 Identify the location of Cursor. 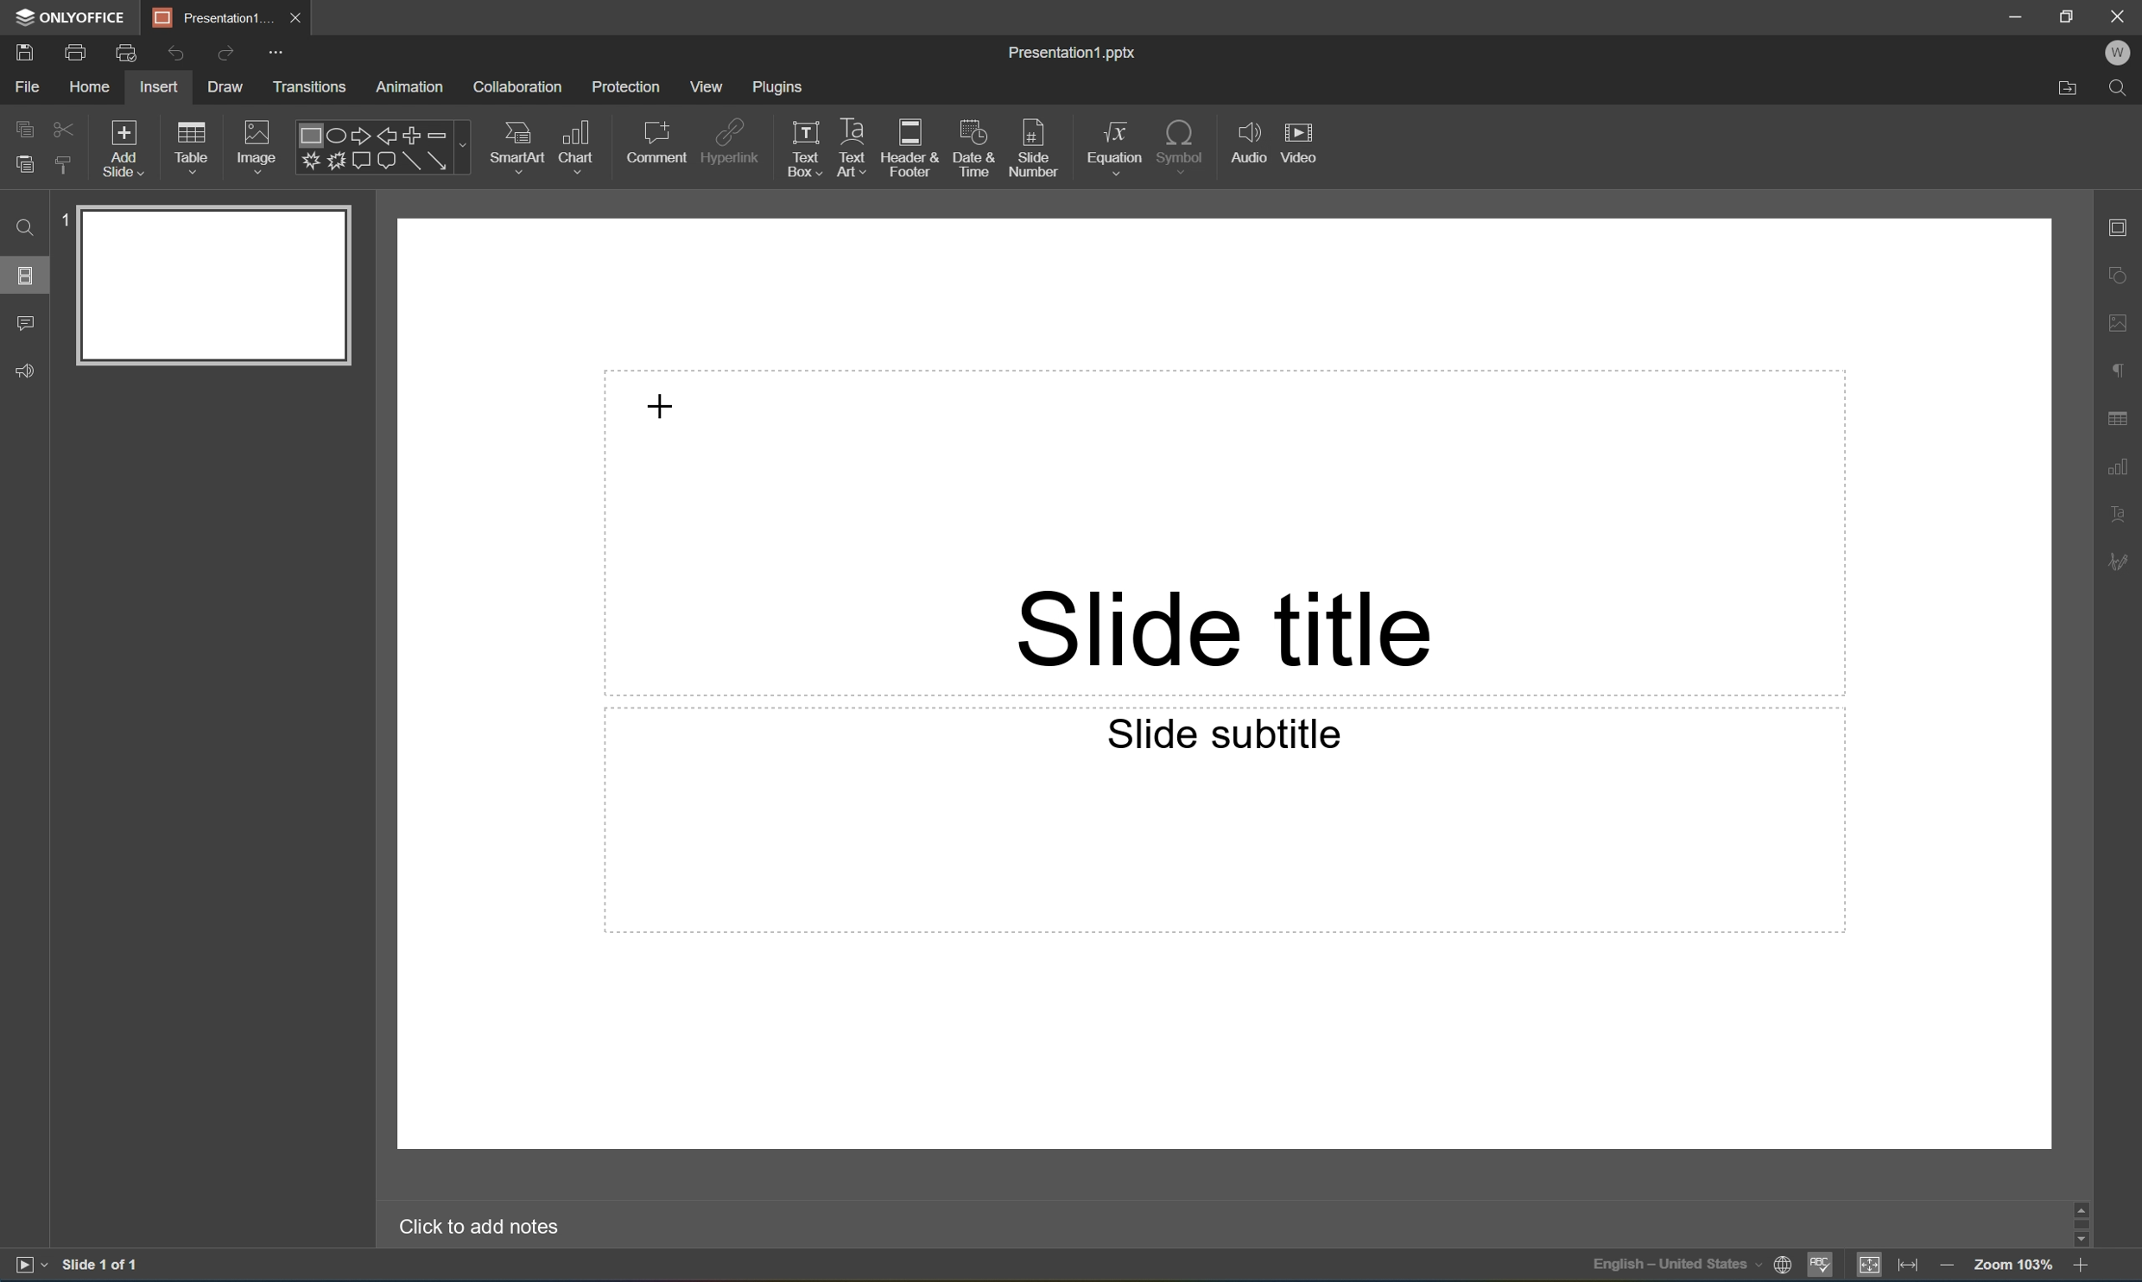
(666, 403).